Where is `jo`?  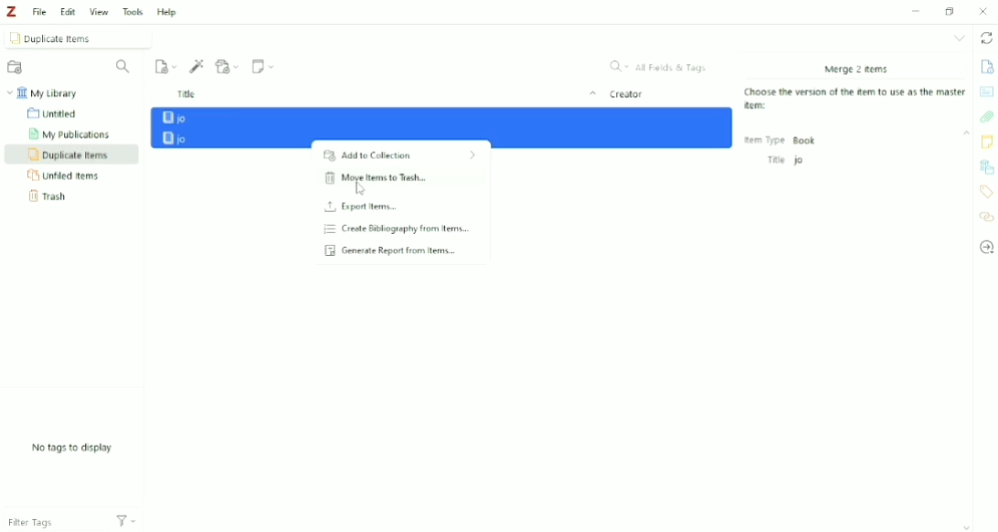 jo is located at coordinates (444, 138).